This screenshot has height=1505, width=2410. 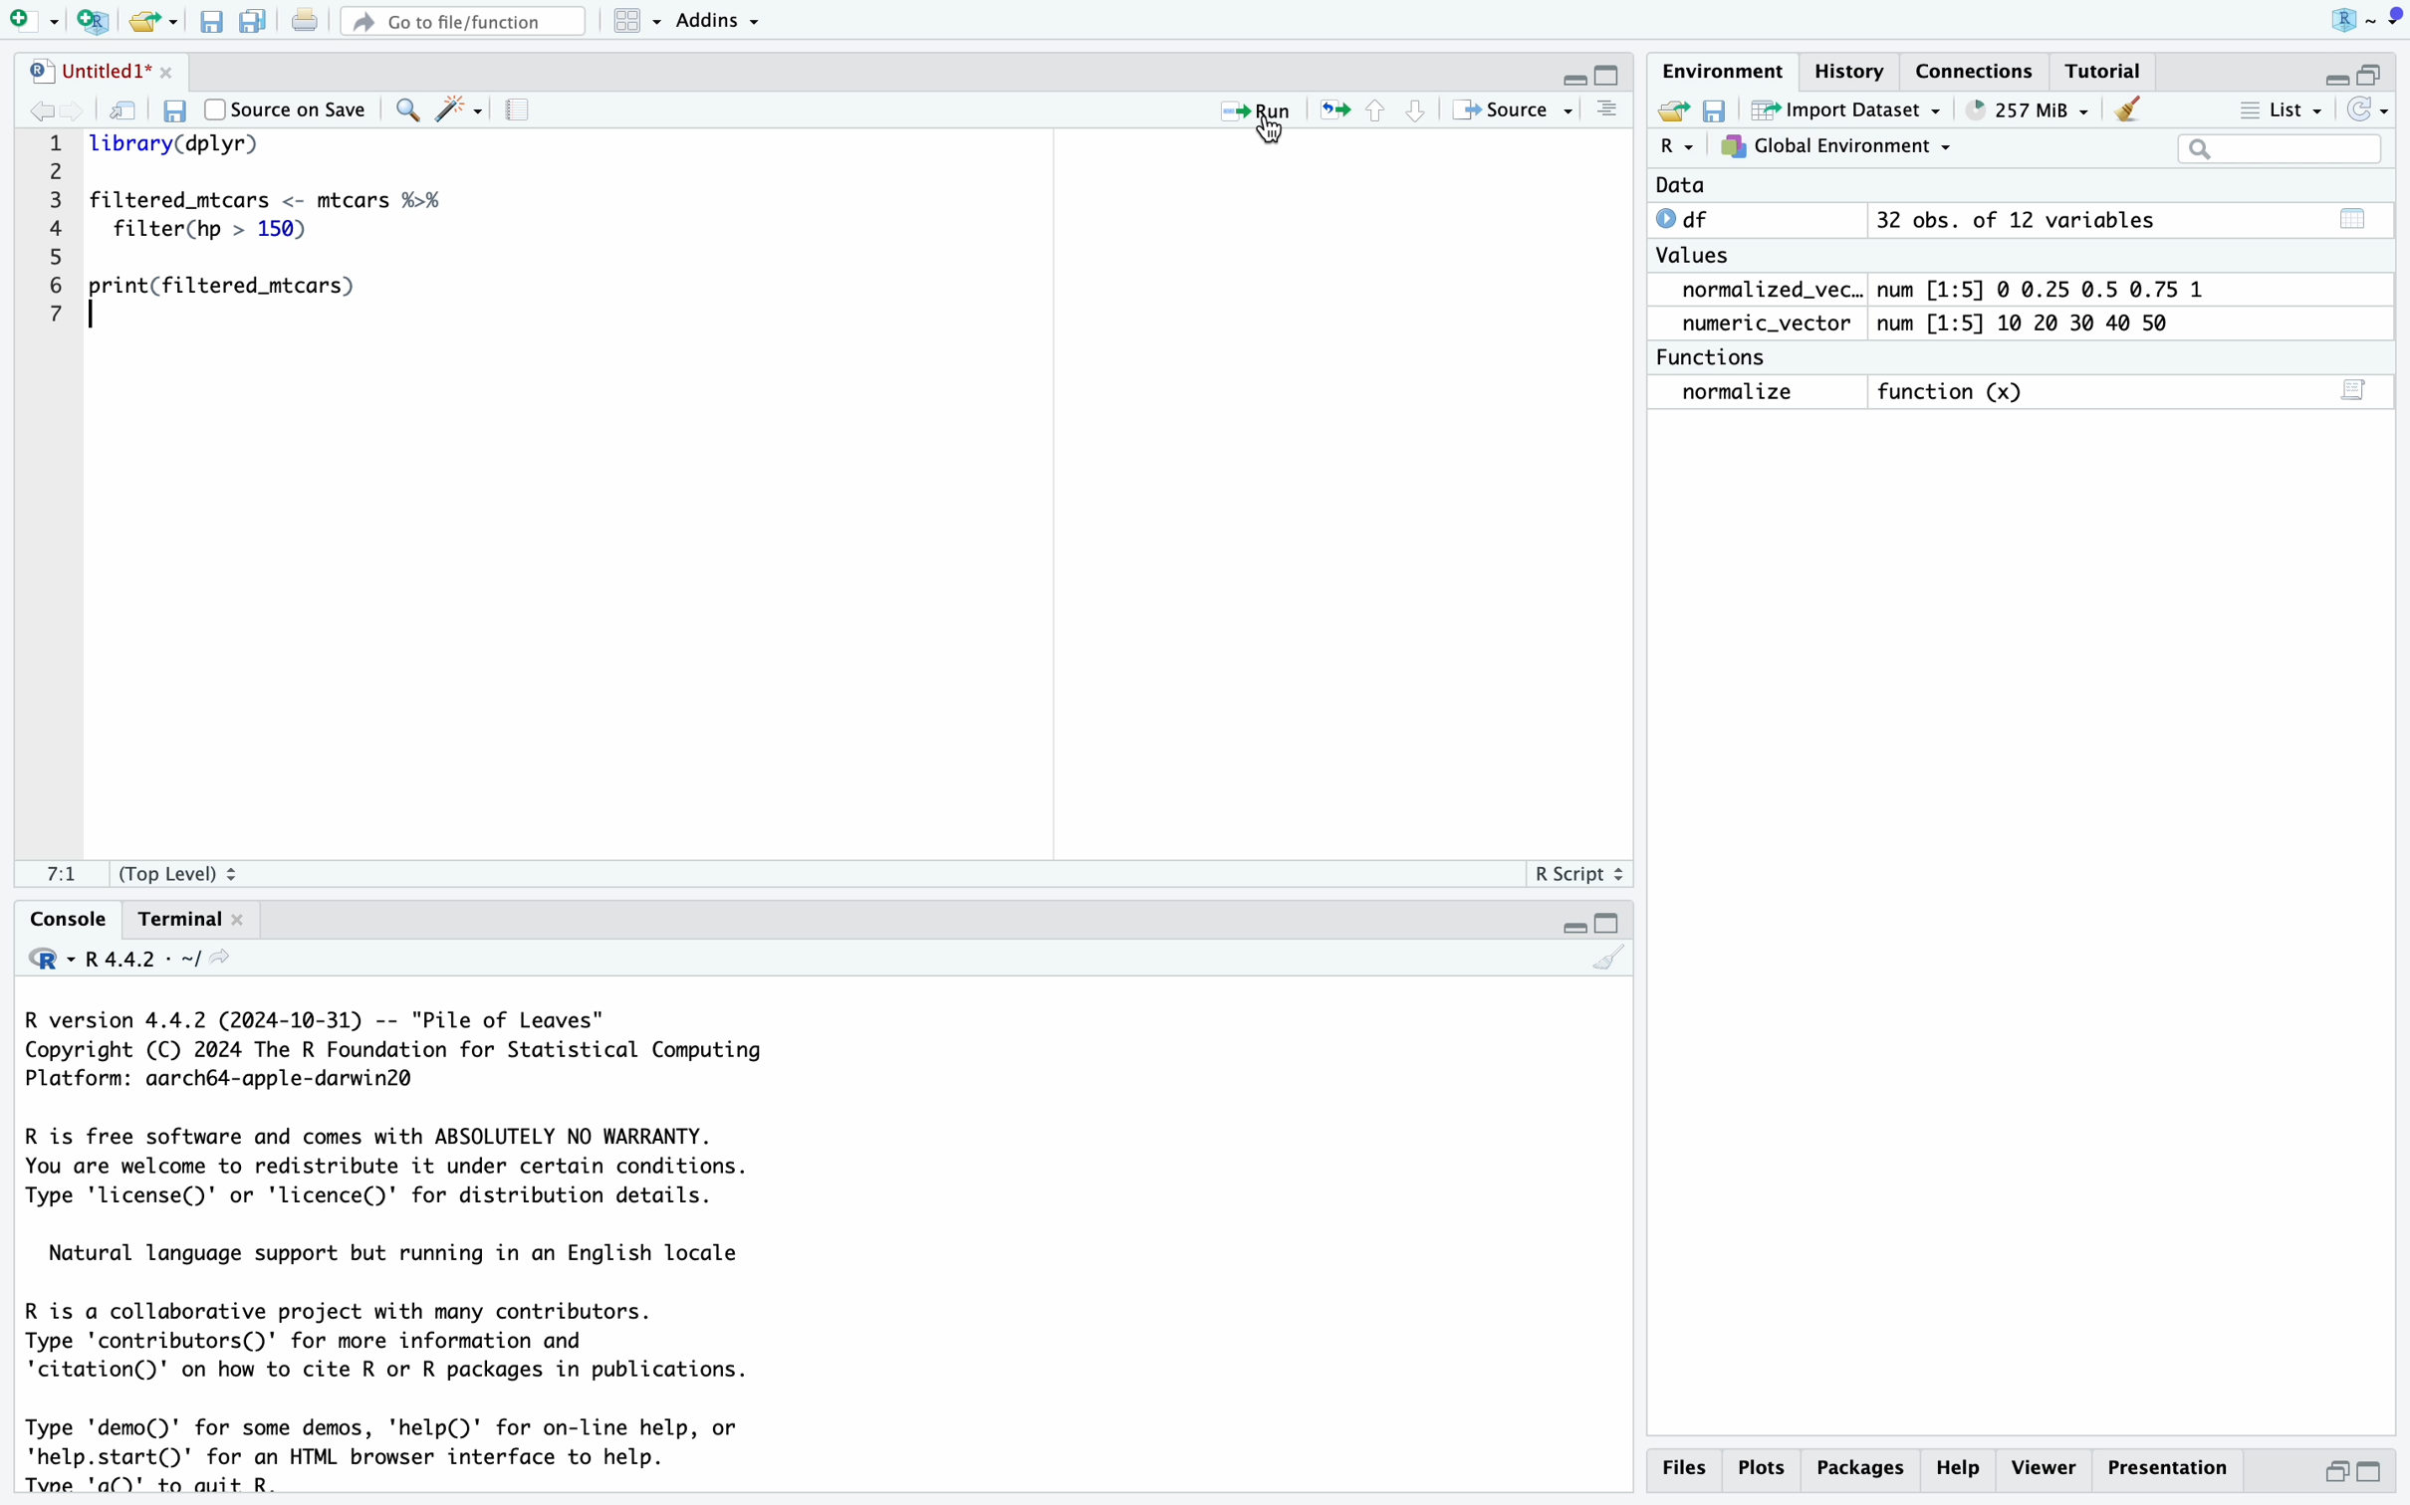 I want to click on save, so click(x=212, y=25).